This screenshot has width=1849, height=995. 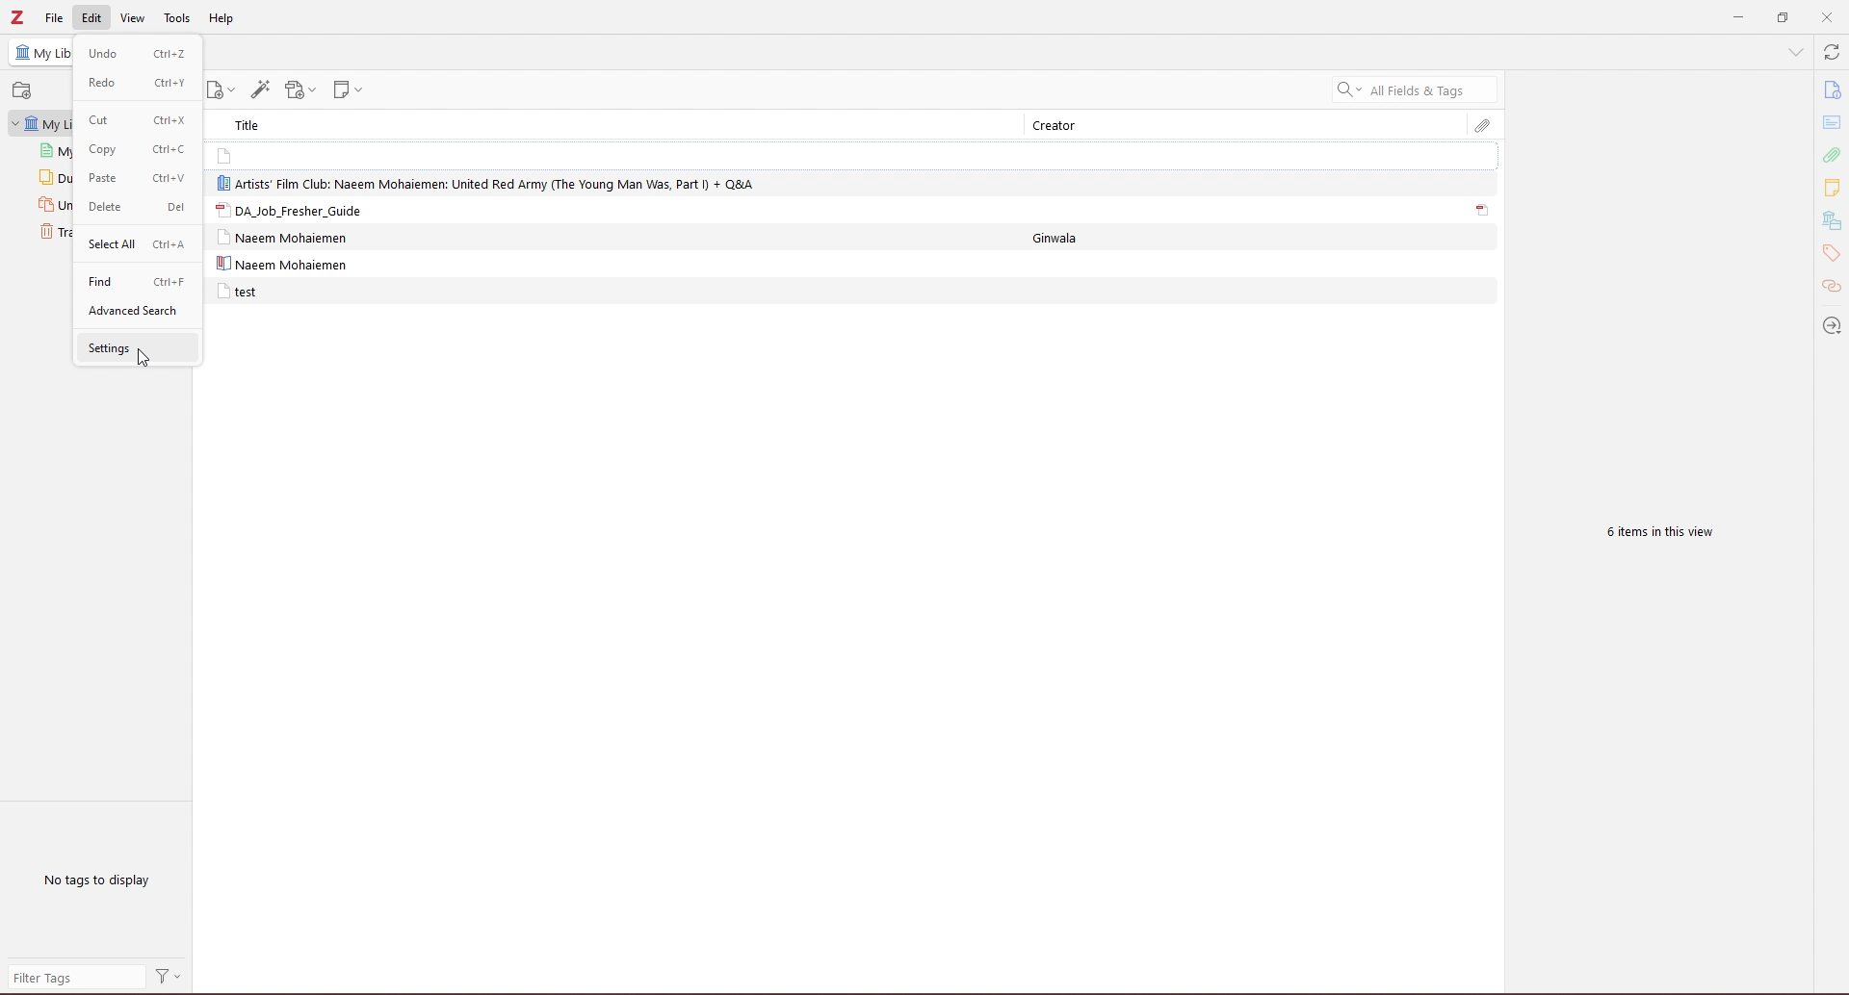 What do you see at coordinates (288, 238) in the screenshot?
I see `Naeem Mohaiemen` at bounding box center [288, 238].